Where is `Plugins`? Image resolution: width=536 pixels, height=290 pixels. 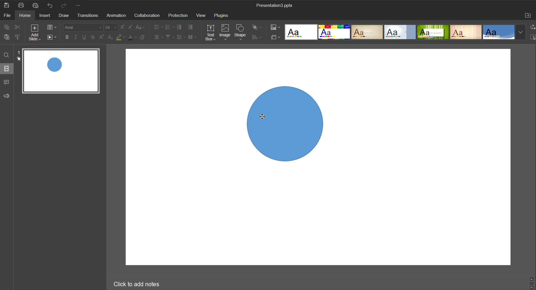
Plugins is located at coordinates (220, 16).